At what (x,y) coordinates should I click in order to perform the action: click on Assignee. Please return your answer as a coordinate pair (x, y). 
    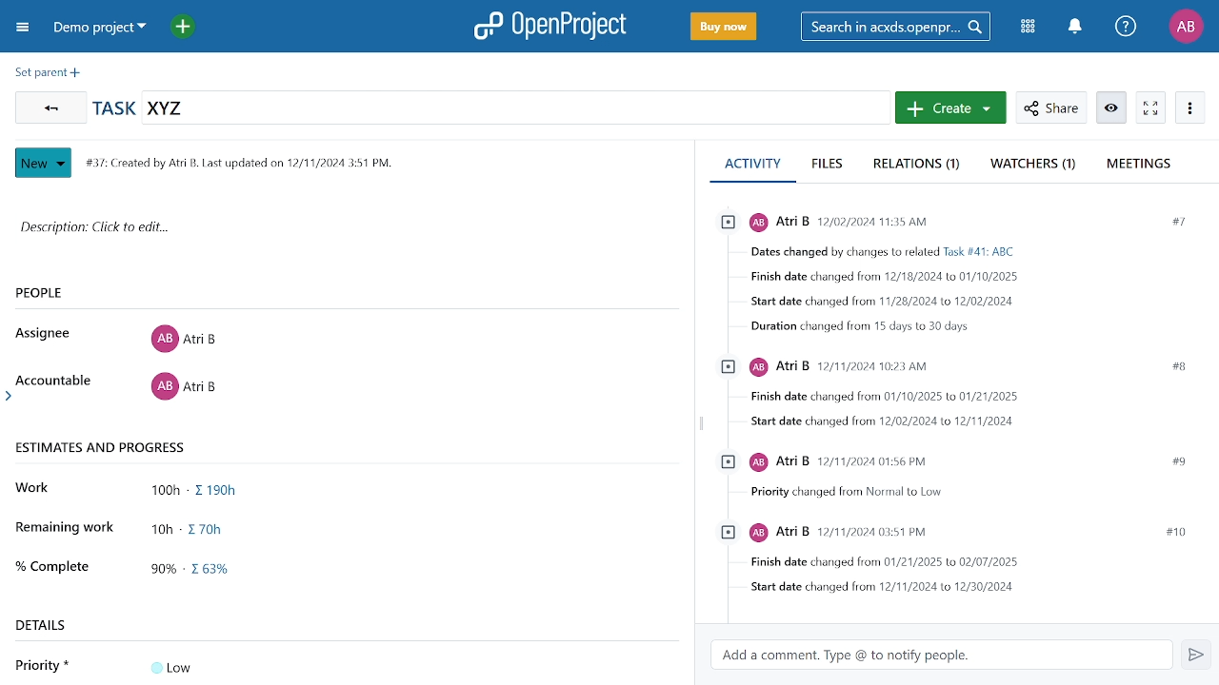
    Looking at the image, I should click on (45, 334).